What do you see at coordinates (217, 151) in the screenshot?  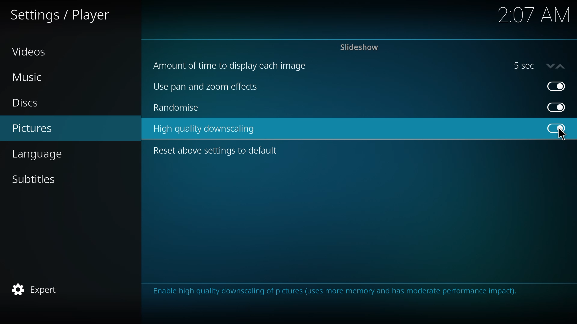 I see `reset above settings to default` at bounding box center [217, 151].